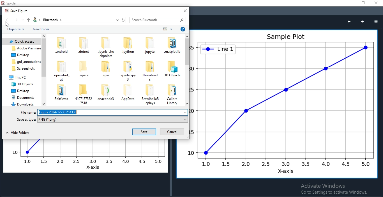 This screenshot has height=197, width=383. I want to click on file name, so click(101, 112).